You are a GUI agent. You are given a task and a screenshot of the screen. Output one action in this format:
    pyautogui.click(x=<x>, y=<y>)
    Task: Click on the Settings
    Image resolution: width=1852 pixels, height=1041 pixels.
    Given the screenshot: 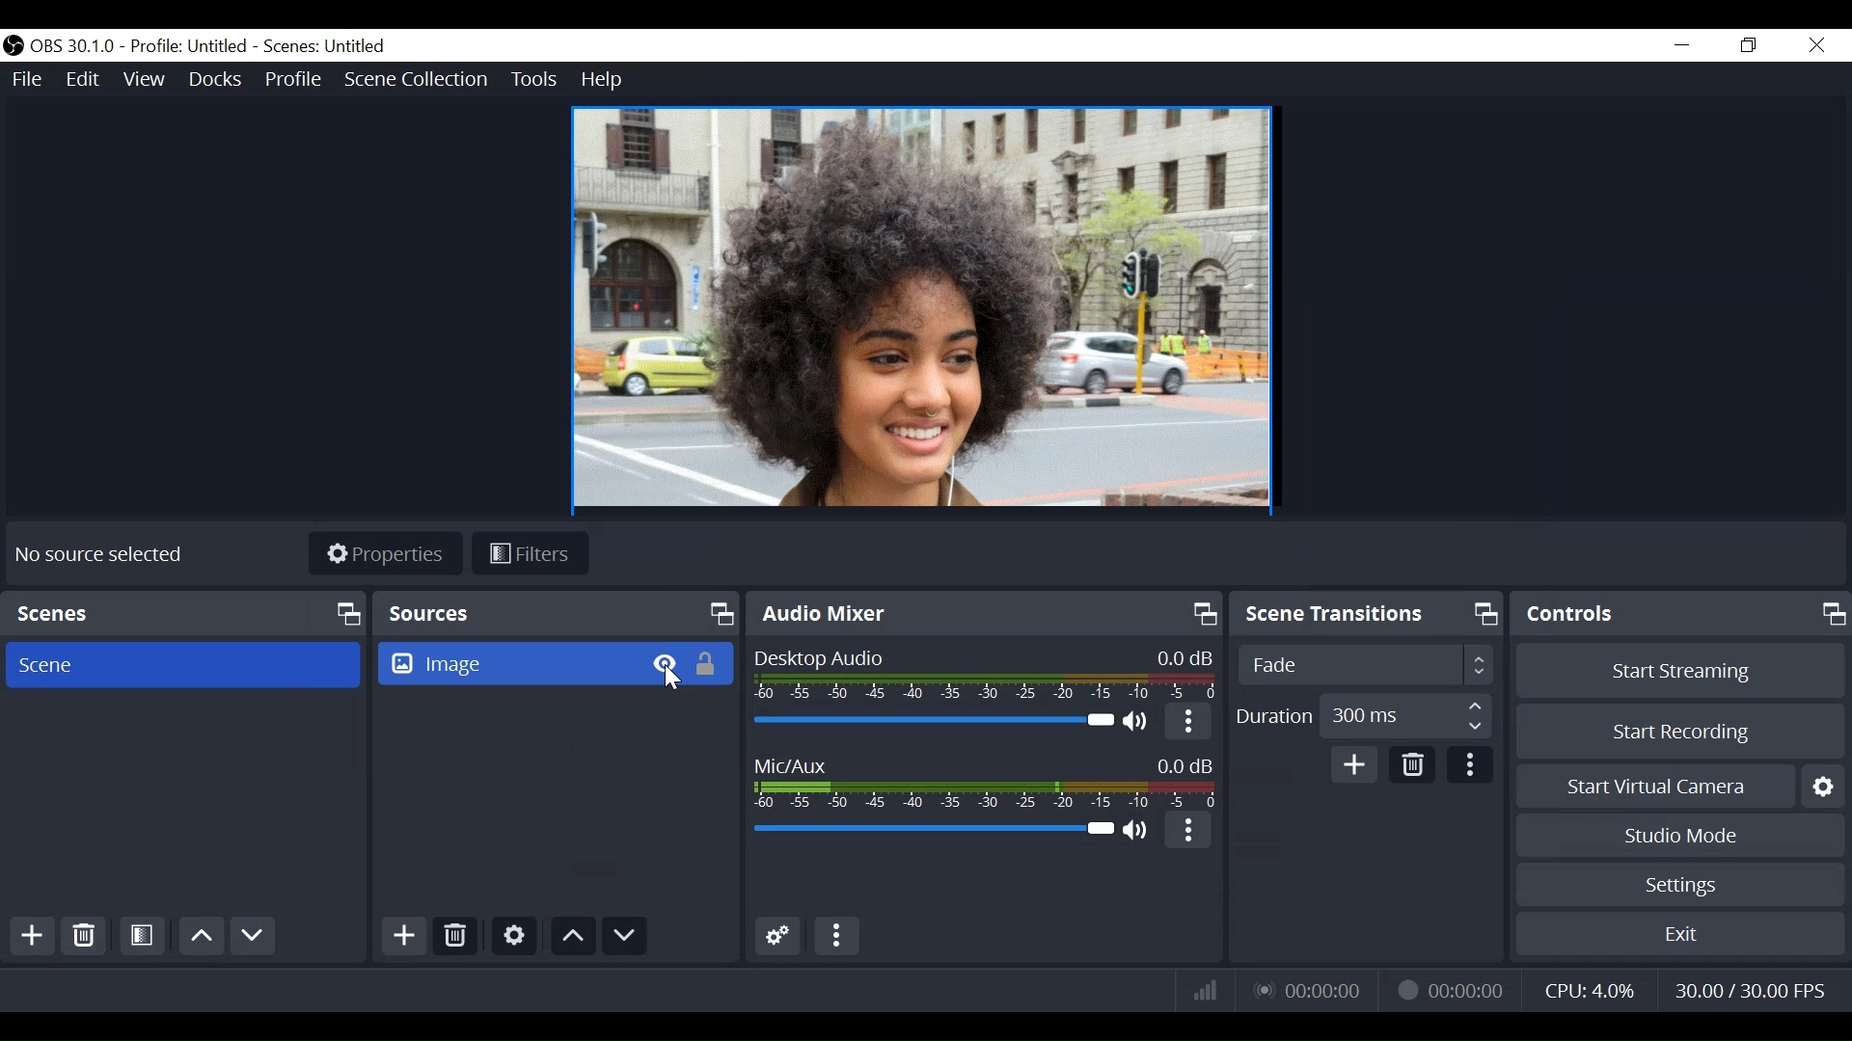 What is the action you would take?
    pyautogui.click(x=514, y=937)
    